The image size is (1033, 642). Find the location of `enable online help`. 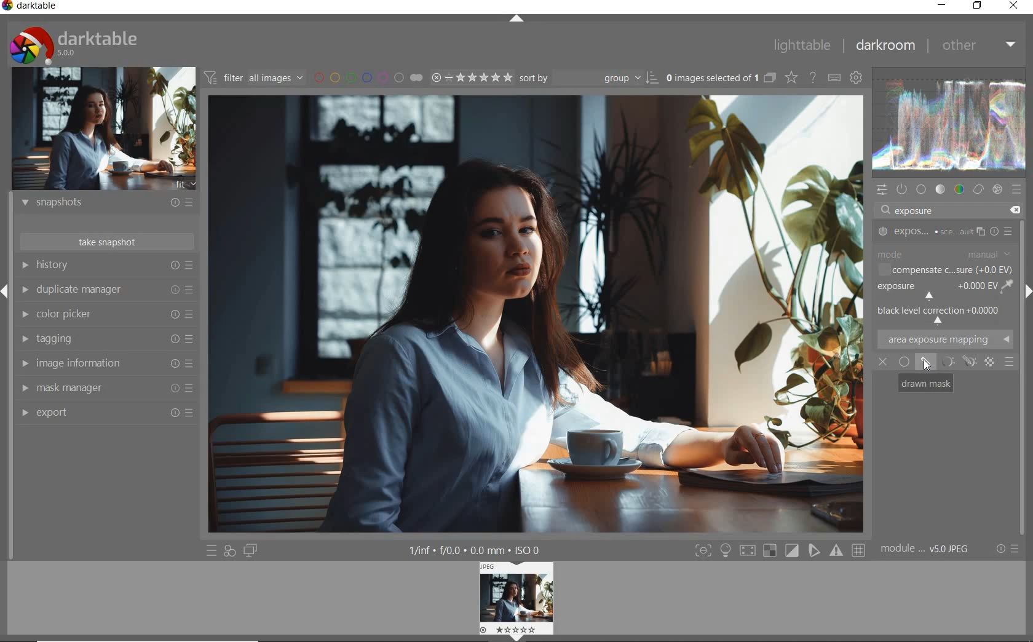

enable online help is located at coordinates (813, 77).